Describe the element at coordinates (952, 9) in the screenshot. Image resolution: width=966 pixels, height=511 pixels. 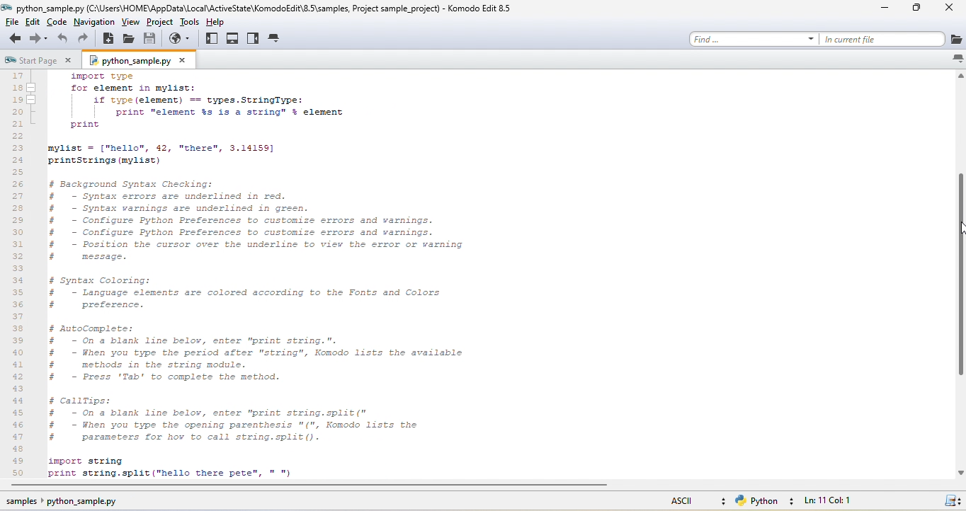
I see `close` at that location.